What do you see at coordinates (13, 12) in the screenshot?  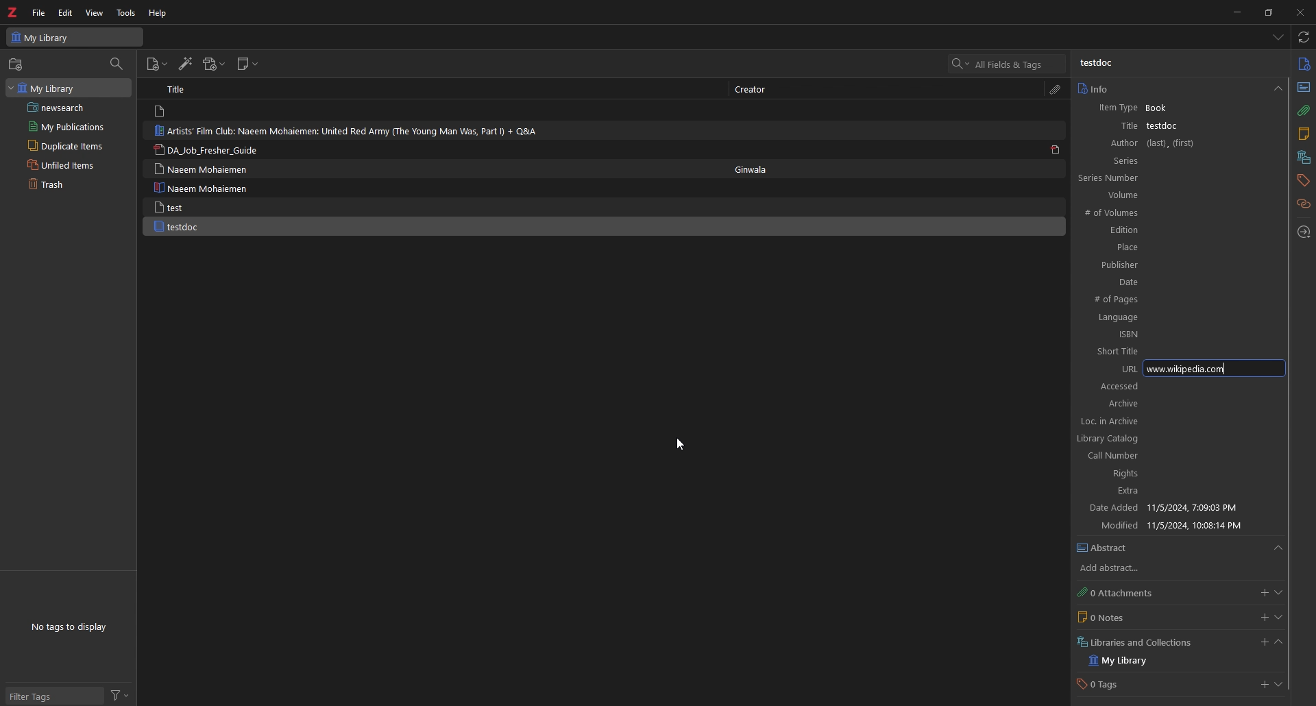 I see `logo` at bounding box center [13, 12].